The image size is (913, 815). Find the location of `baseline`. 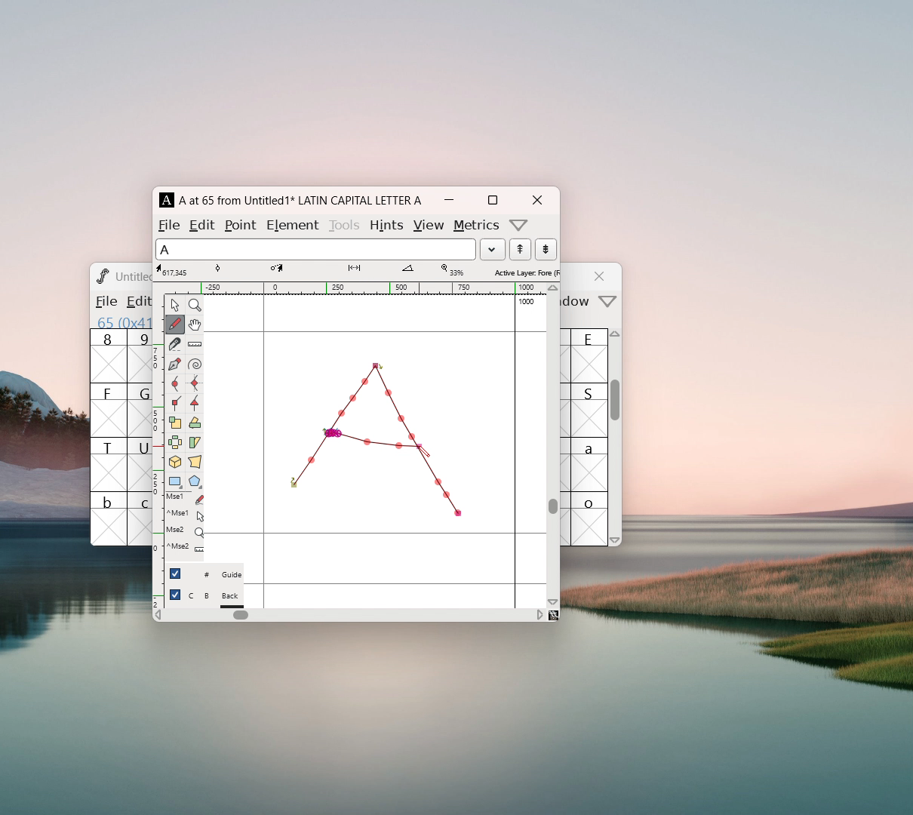

baseline is located at coordinates (376, 534).